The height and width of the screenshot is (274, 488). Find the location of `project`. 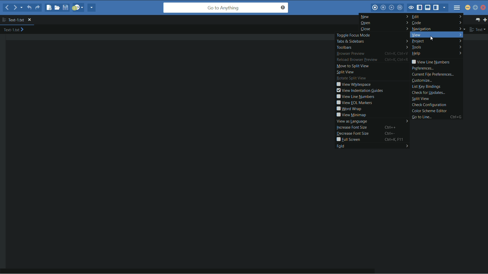

project is located at coordinates (437, 42).